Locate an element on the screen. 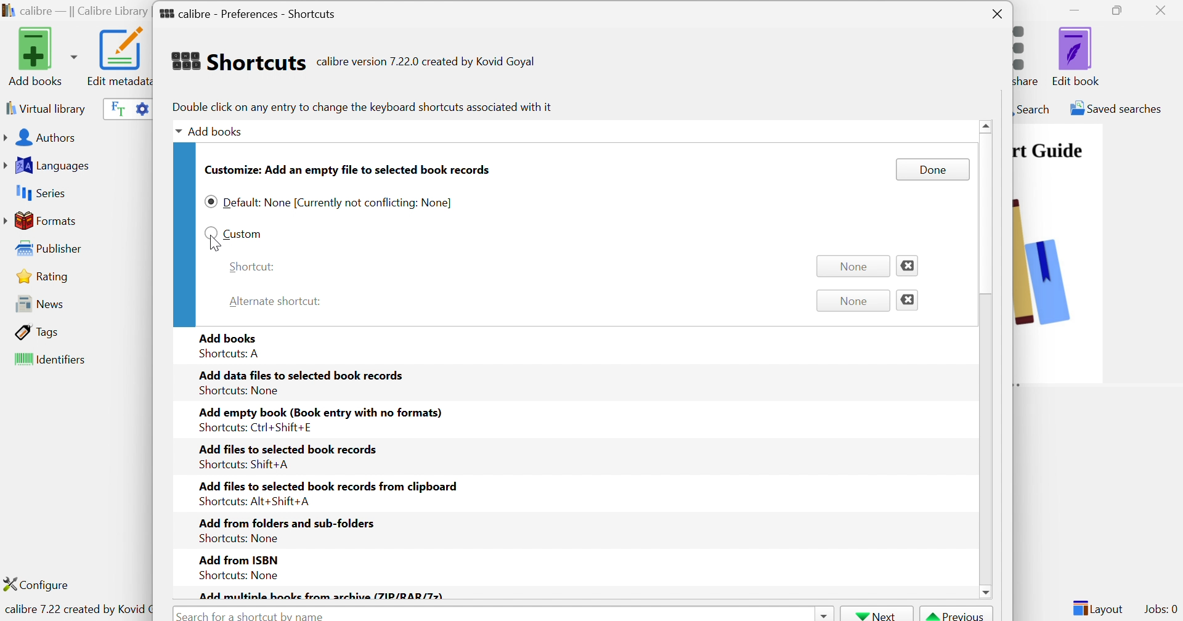 This screenshot has height=621, width=1183. Saved searches is located at coordinates (1115, 108).